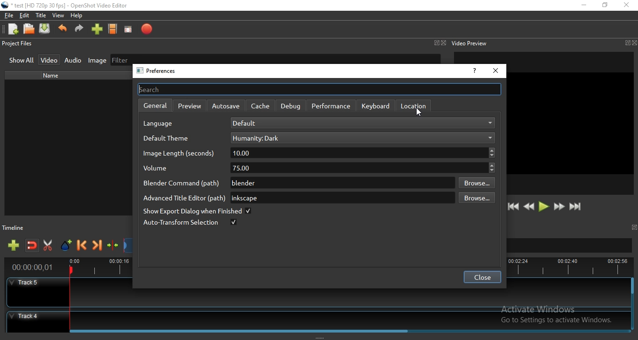 The width and height of the screenshot is (638, 340). I want to click on Choose profiles, so click(113, 29).